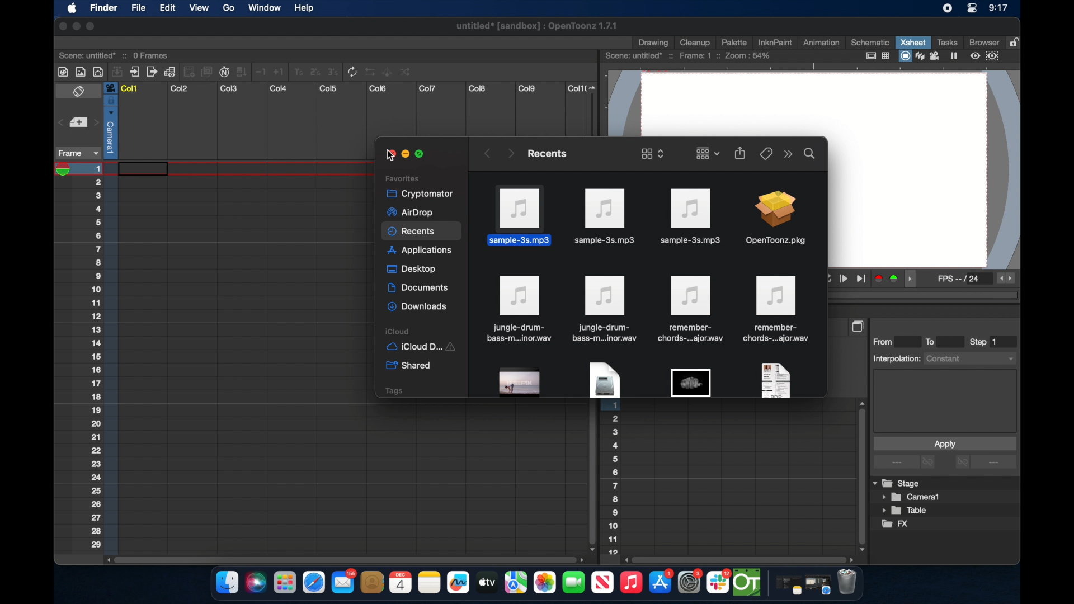 The height and width of the screenshot is (604, 1074). Describe the element at coordinates (261, 8) in the screenshot. I see `window` at that location.